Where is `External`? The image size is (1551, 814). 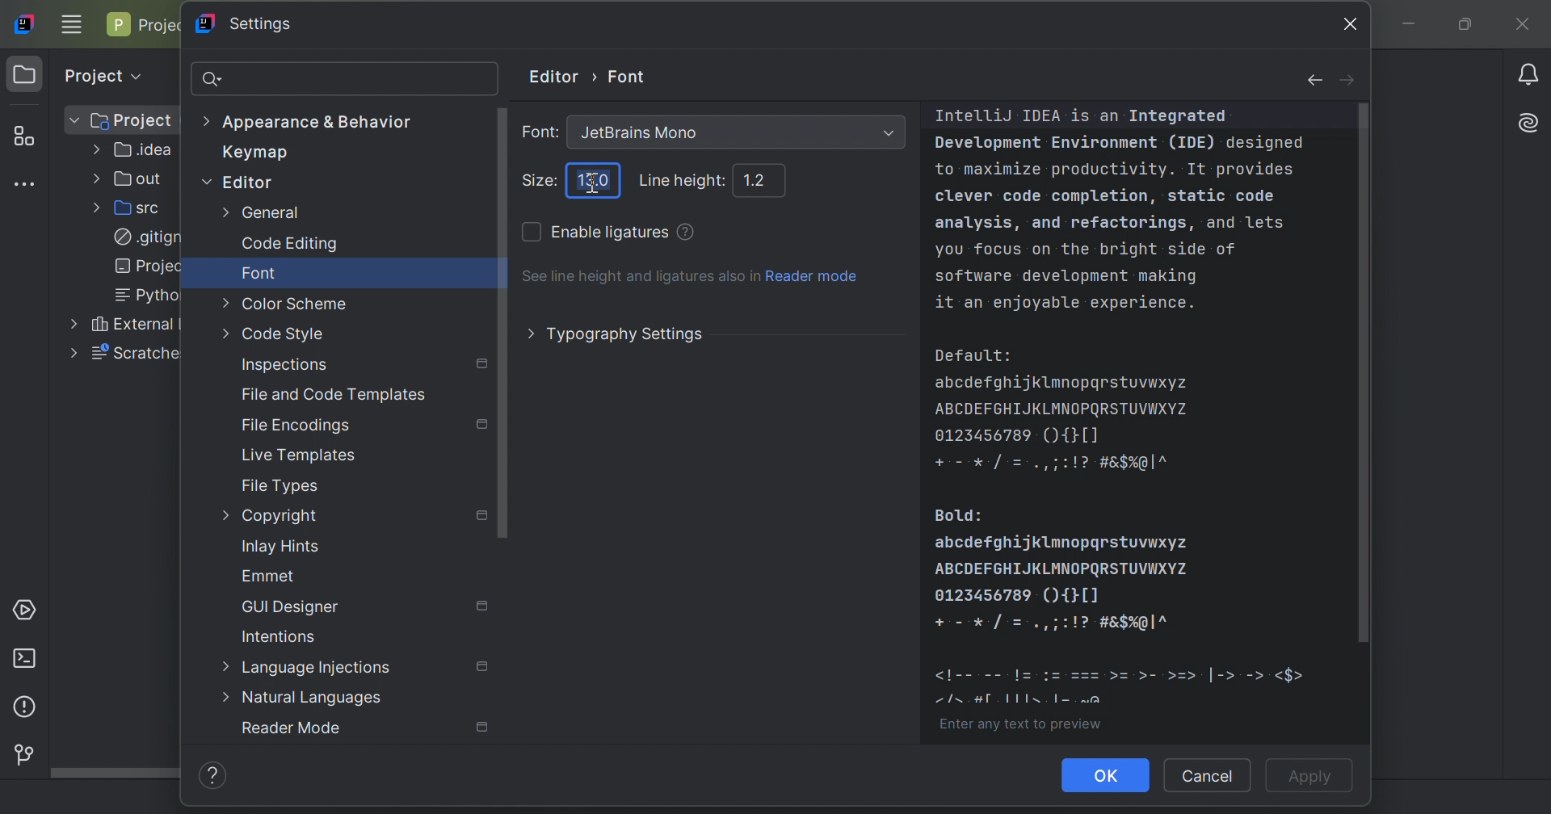
External is located at coordinates (121, 323).